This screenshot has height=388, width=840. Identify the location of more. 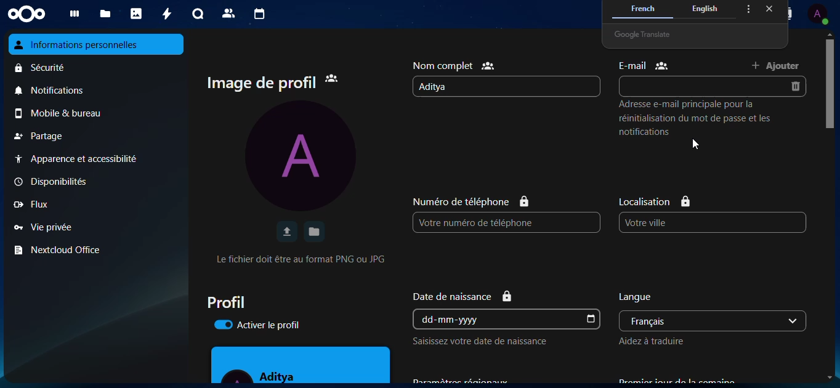
(747, 9).